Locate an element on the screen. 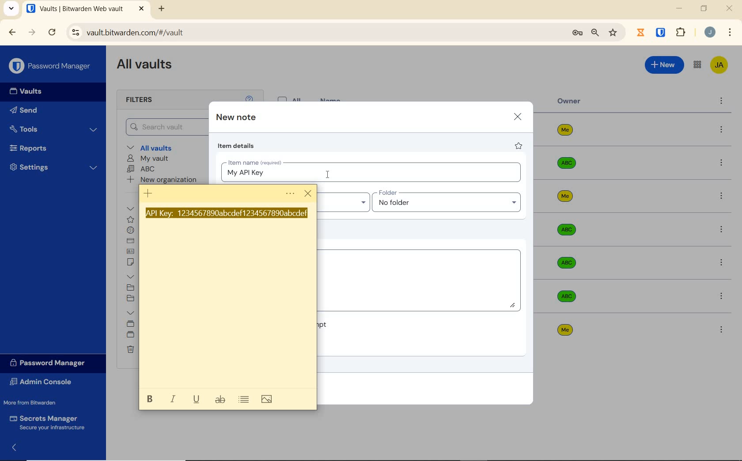 Image resolution: width=742 pixels, height=461 pixels. Search Vault is located at coordinates (165, 126).